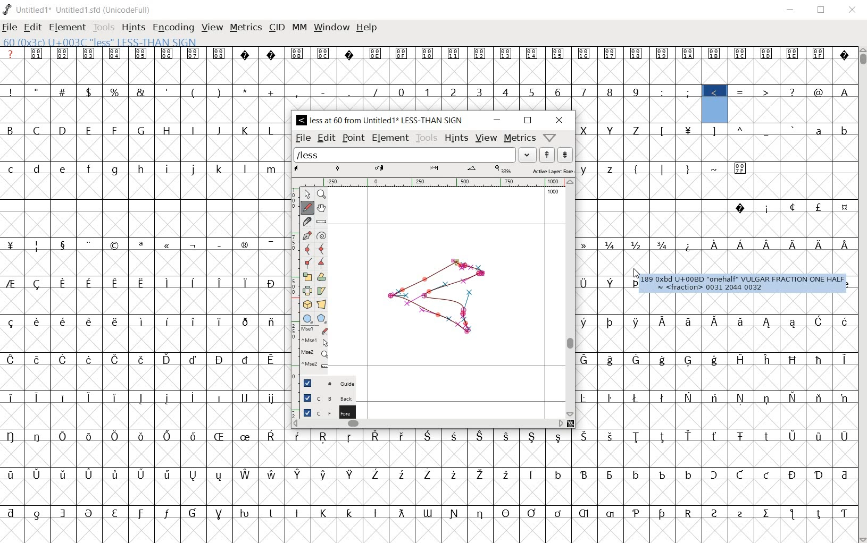 The image size is (867, 543). What do you see at coordinates (323, 397) in the screenshot?
I see `background` at bounding box center [323, 397].